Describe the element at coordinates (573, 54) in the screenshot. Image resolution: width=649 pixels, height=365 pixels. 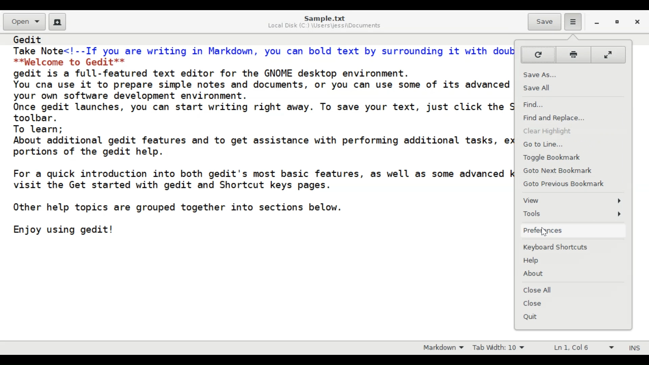
I see `Print` at that location.